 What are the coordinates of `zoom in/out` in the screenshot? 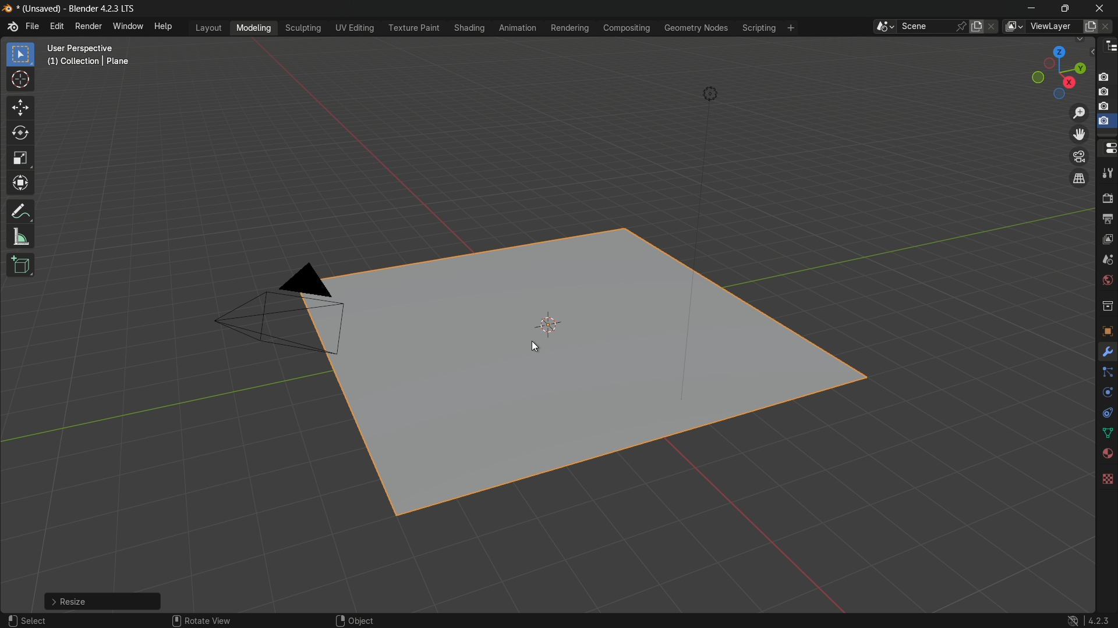 It's located at (1078, 113).